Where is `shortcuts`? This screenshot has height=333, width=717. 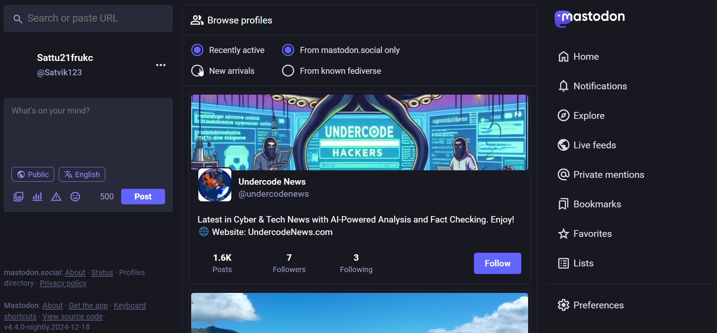 shortcuts is located at coordinates (19, 316).